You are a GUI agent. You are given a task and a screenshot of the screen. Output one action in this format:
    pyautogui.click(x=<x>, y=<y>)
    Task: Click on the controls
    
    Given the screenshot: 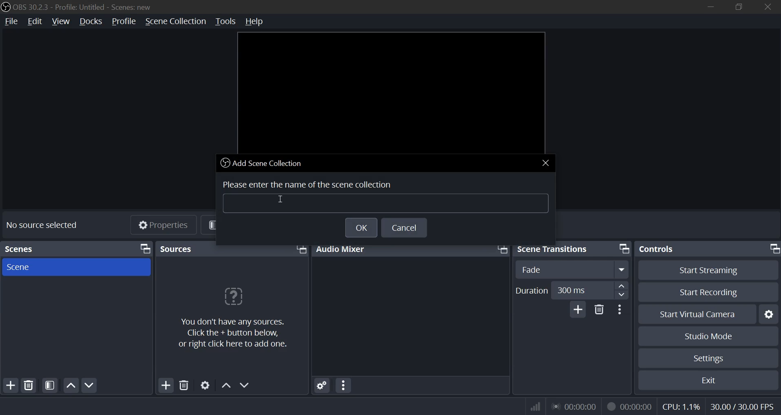 What is the action you would take?
    pyautogui.click(x=660, y=249)
    